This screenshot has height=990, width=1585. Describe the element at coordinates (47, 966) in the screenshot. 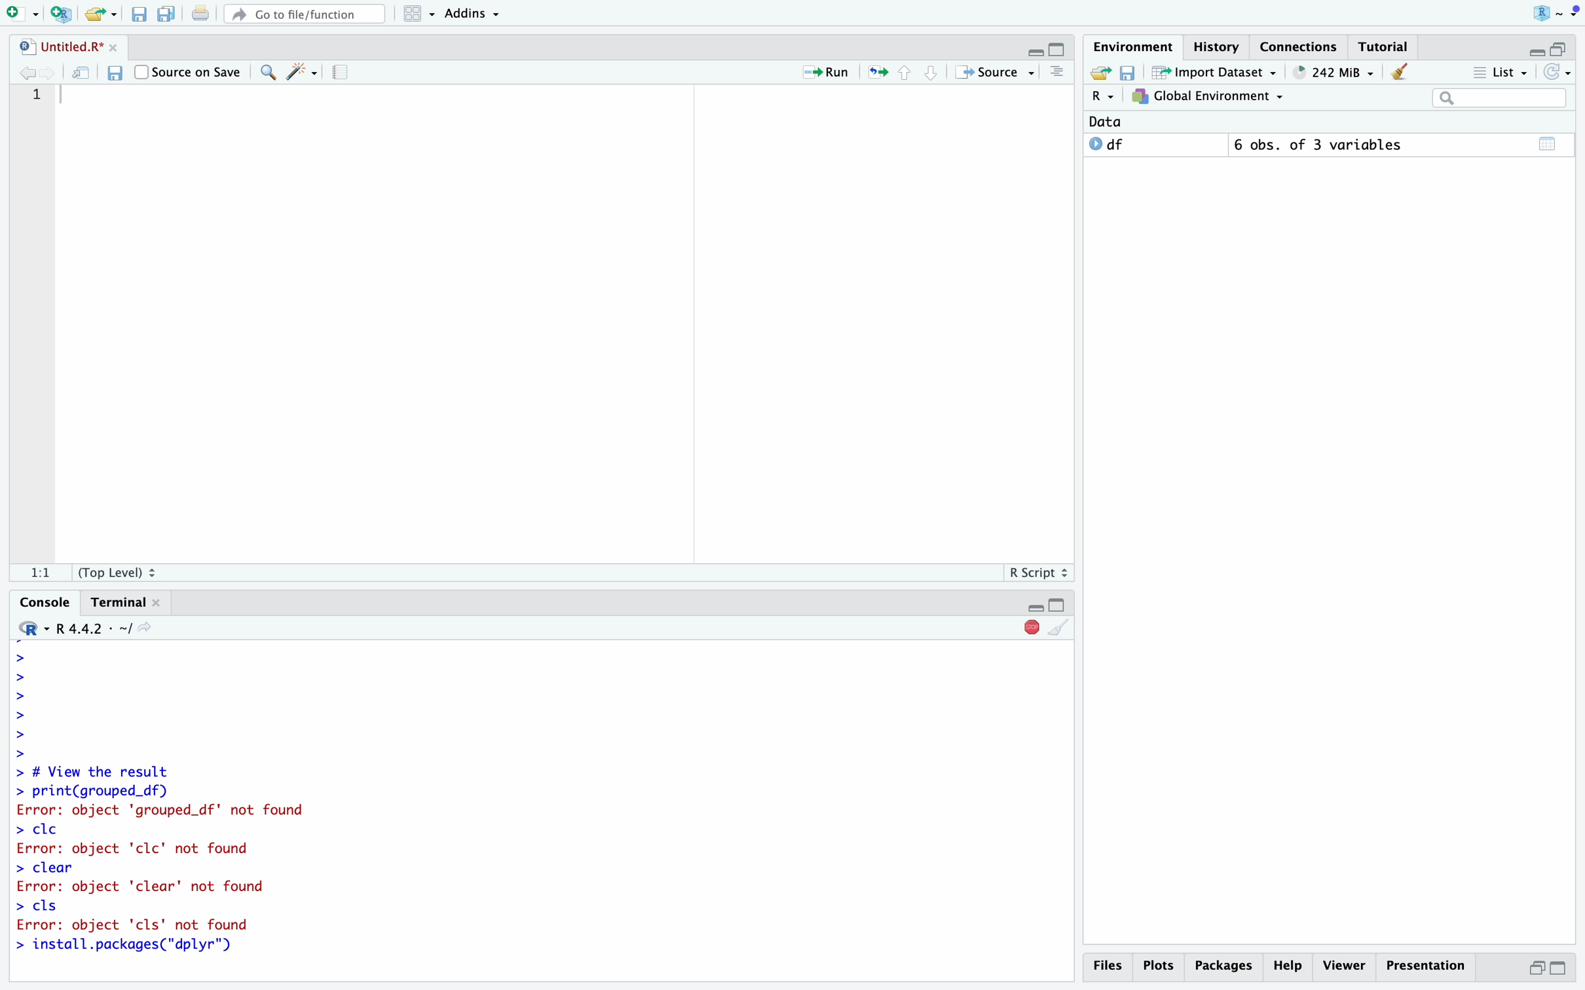

I see `Mouse Cursor` at that location.